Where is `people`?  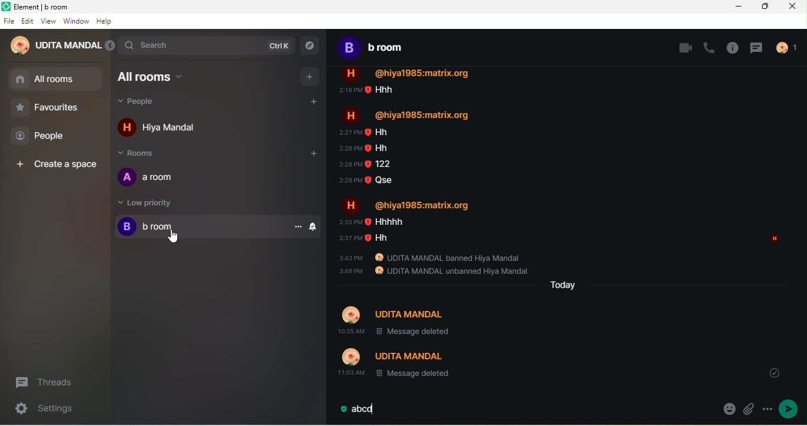
people is located at coordinates (786, 47).